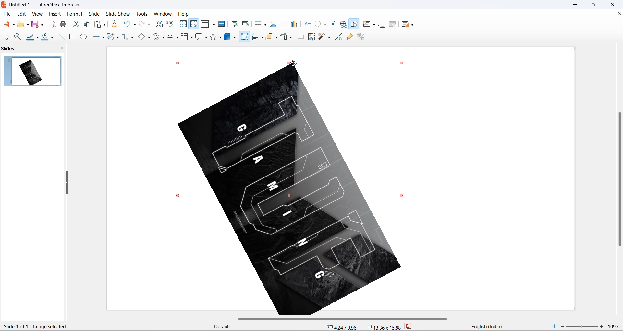 This screenshot has width=623, height=331. I want to click on filter options, so click(329, 37).